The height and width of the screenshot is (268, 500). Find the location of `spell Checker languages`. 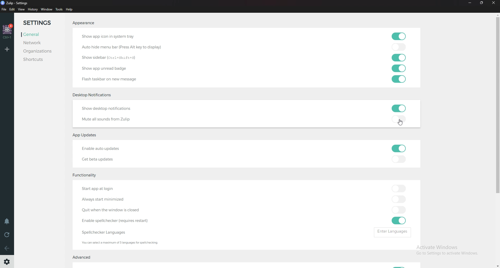

spell Checker languages is located at coordinates (104, 233).